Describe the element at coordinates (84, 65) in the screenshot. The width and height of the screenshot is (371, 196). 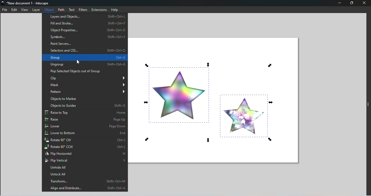
I see `Ungroup` at that location.